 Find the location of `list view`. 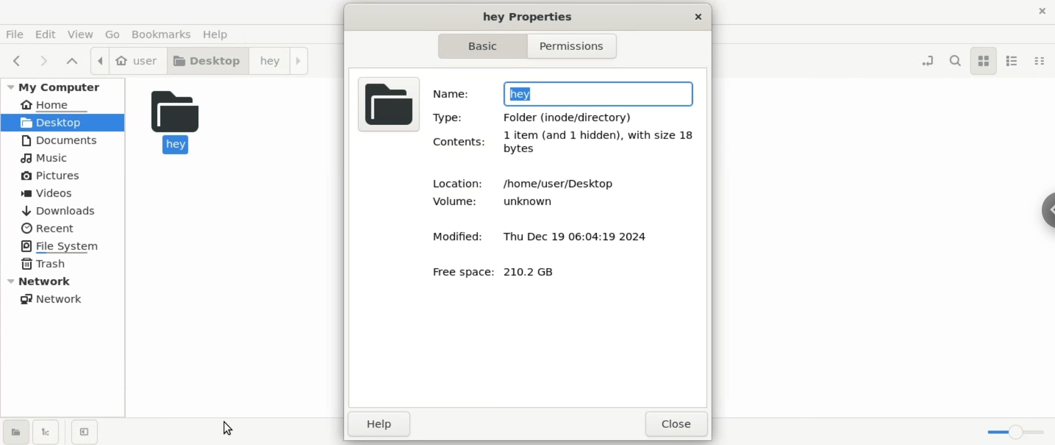

list view is located at coordinates (1011, 60).